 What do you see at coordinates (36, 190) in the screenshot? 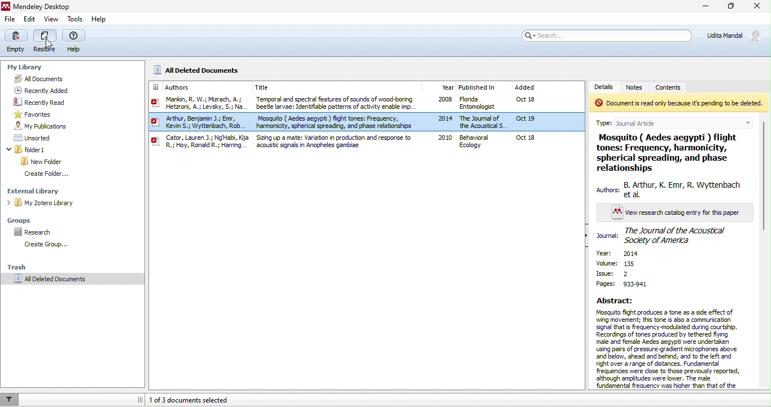
I see `external library` at bounding box center [36, 190].